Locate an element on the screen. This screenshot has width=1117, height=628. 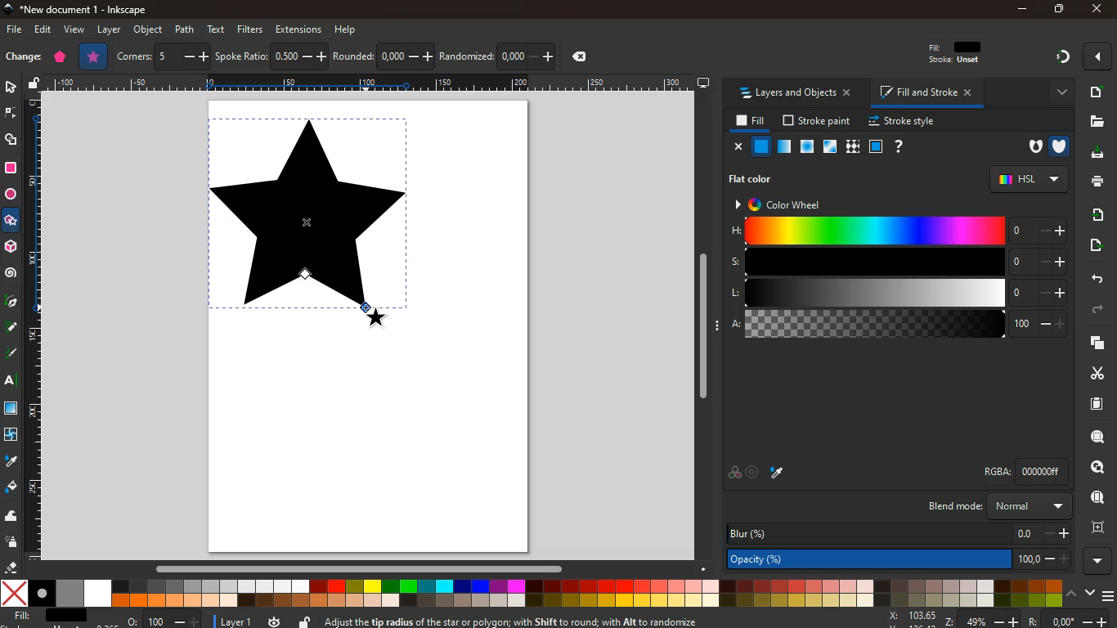
o is located at coordinates (164, 621).